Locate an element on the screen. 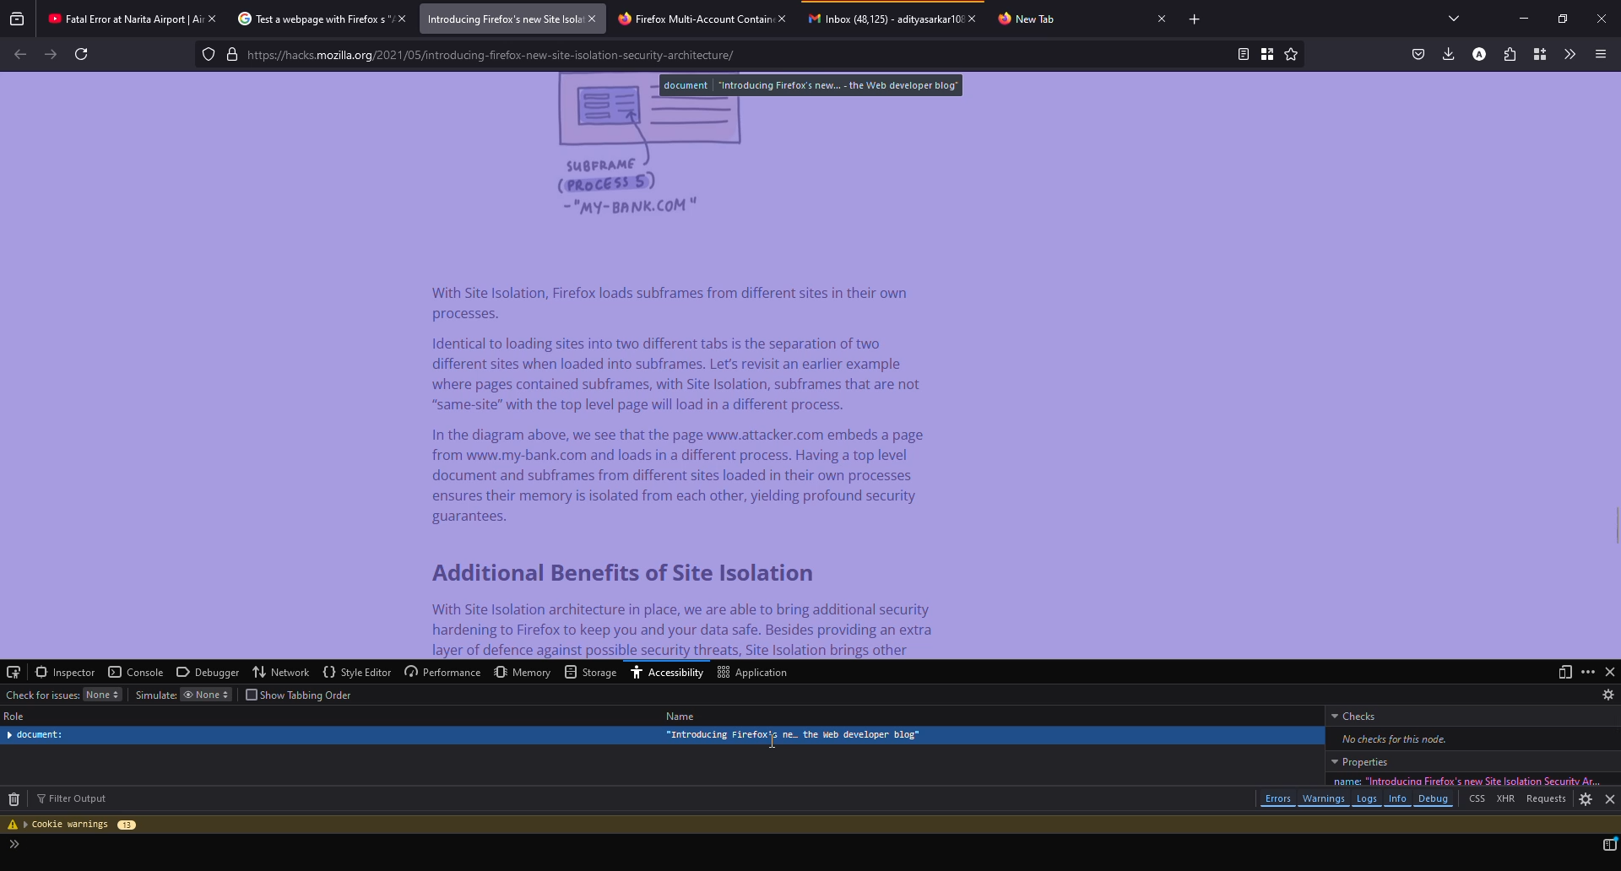  close is located at coordinates (1608, 799).